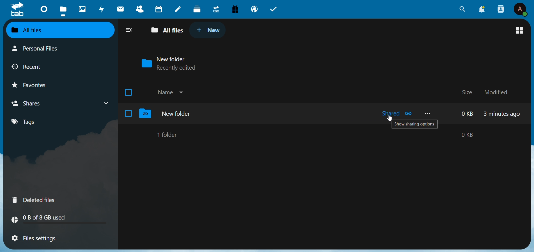 Image resolution: width=534 pixels, height=252 pixels. Describe the element at coordinates (30, 103) in the screenshot. I see `Shares` at that location.